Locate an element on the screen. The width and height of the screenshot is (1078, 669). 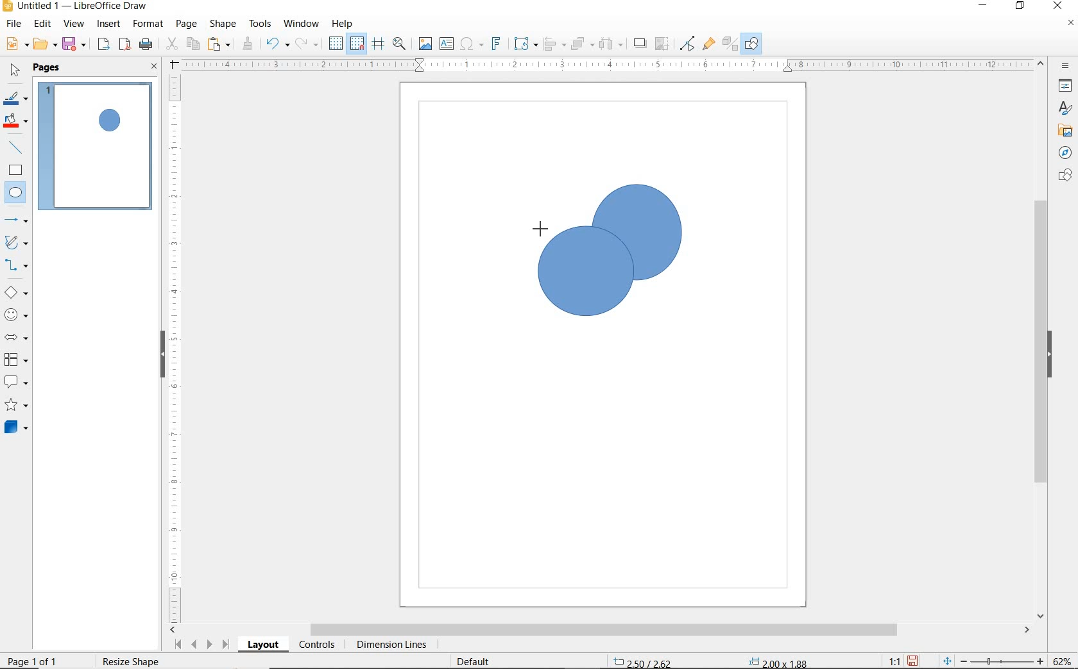
PROPERTIES is located at coordinates (1067, 88).